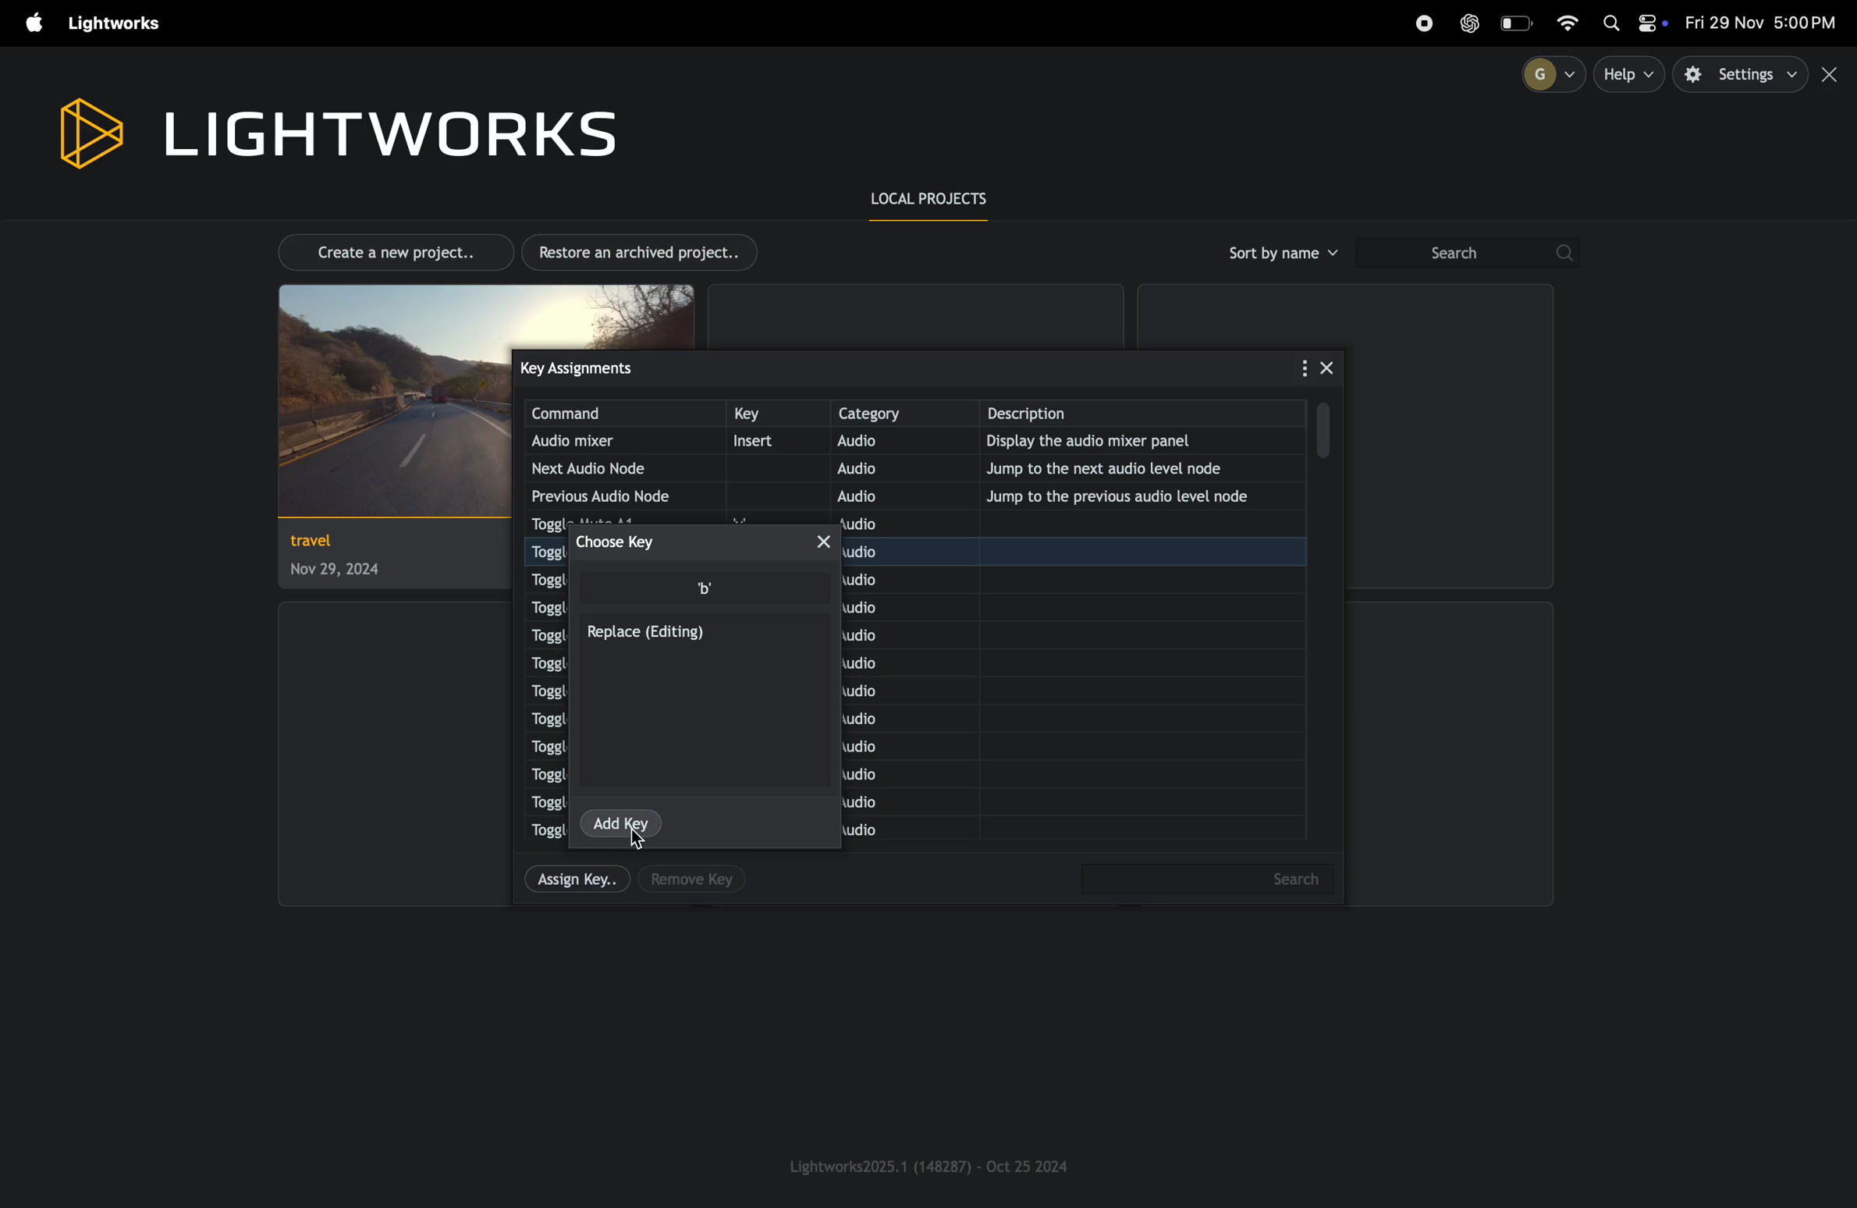  Describe the element at coordinates (387, 250) in the screenshot. I see `create new project` at that location.